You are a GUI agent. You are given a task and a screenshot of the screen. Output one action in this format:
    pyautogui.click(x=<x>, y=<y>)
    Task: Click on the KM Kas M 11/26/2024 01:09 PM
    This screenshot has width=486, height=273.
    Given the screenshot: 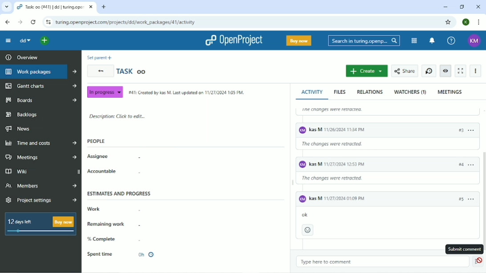 What is the action you would take?
    pyautogui.click(x=332, y=199)
    